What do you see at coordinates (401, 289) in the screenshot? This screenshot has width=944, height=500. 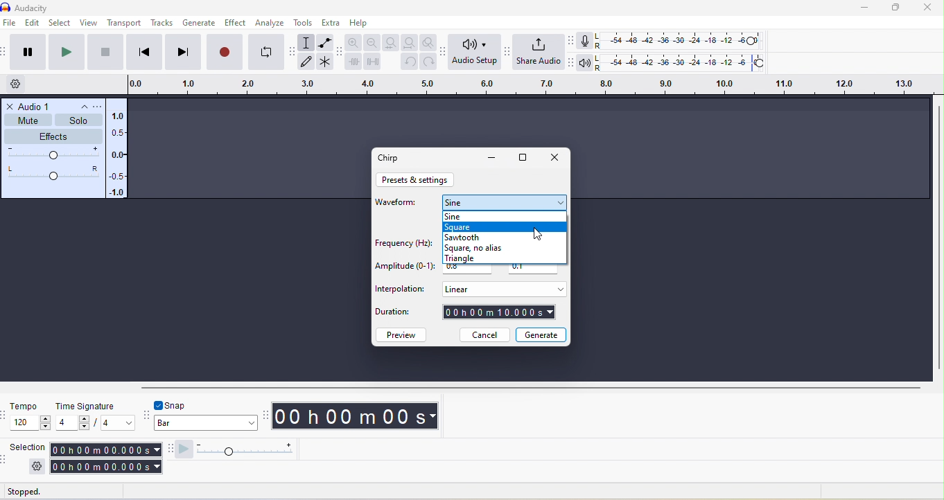 I see `interpolation:` at bounding box center [401, 289].